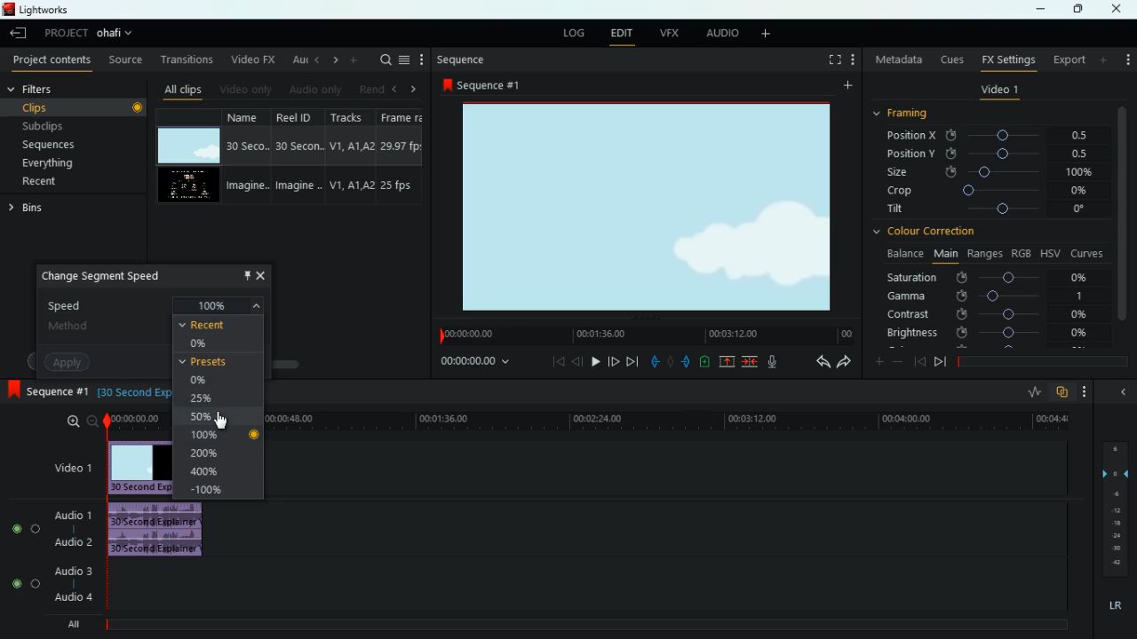 The image size is (1137, 639). What do you see at coordinates (183, 59) in the screenshot?
I see `transitions` at bounding box center [183, 59].